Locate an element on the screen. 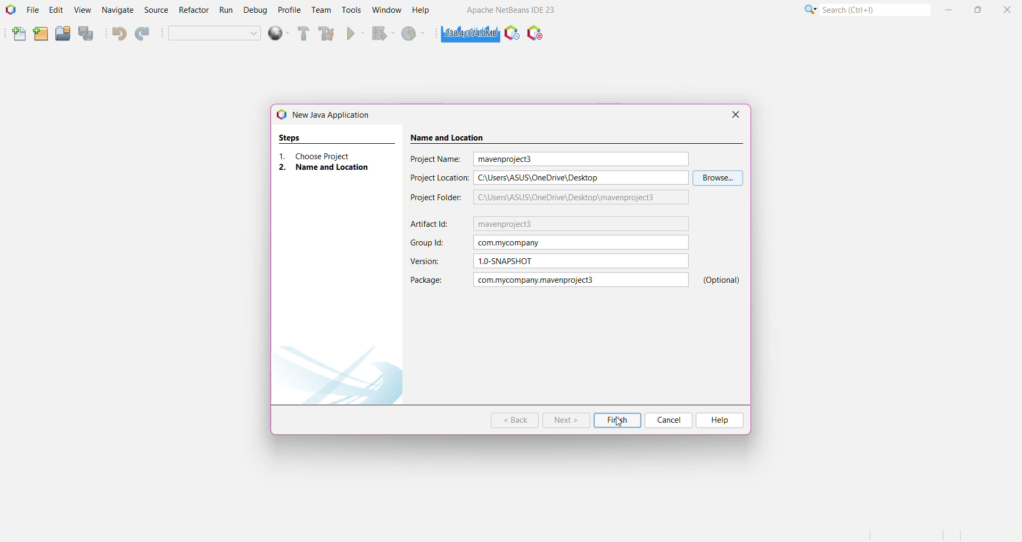  Set Project Name is located at coordinates (581, 159).